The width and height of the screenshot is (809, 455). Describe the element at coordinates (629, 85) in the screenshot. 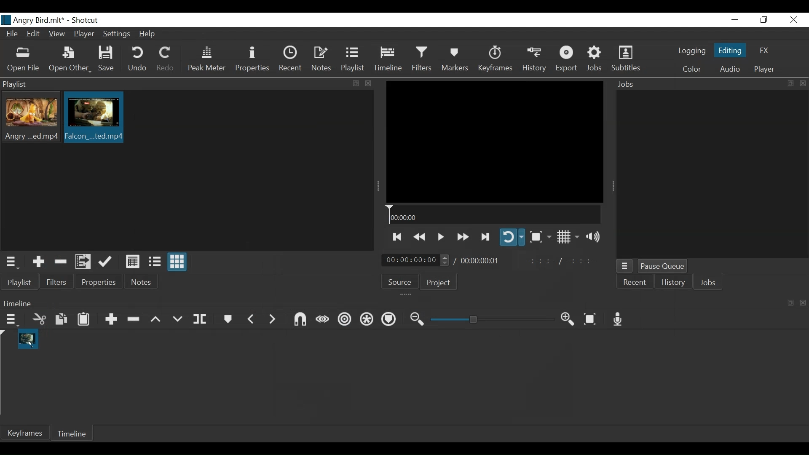

I see `Jobs` at that location.